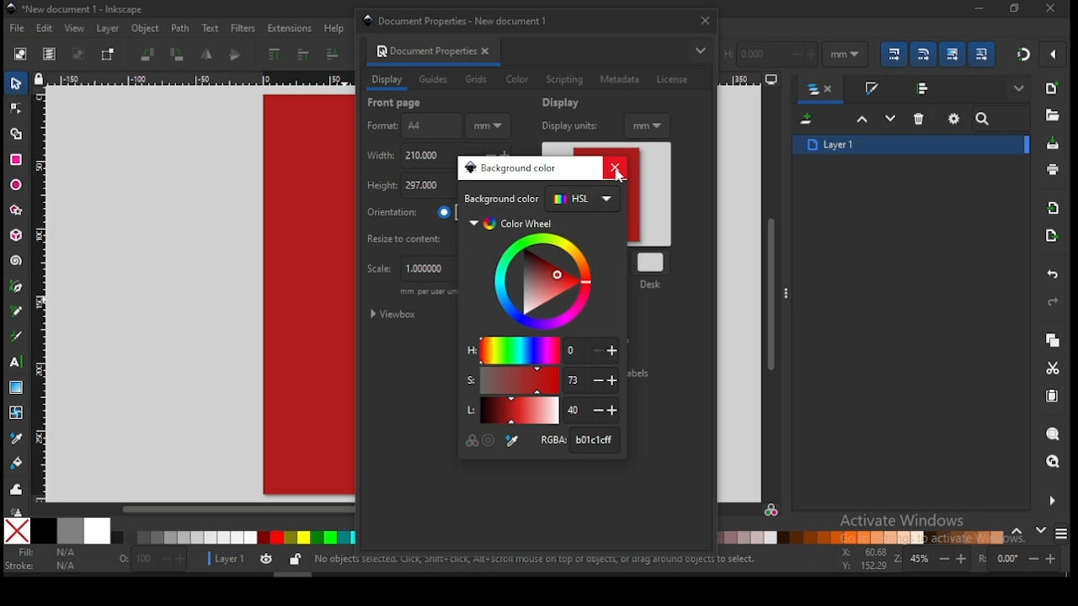 This screenshot has height=606, width=1078. What do you see at coordinates (786, 292) in the screenshot?
I see `more options` at bounding box center [786, 292].